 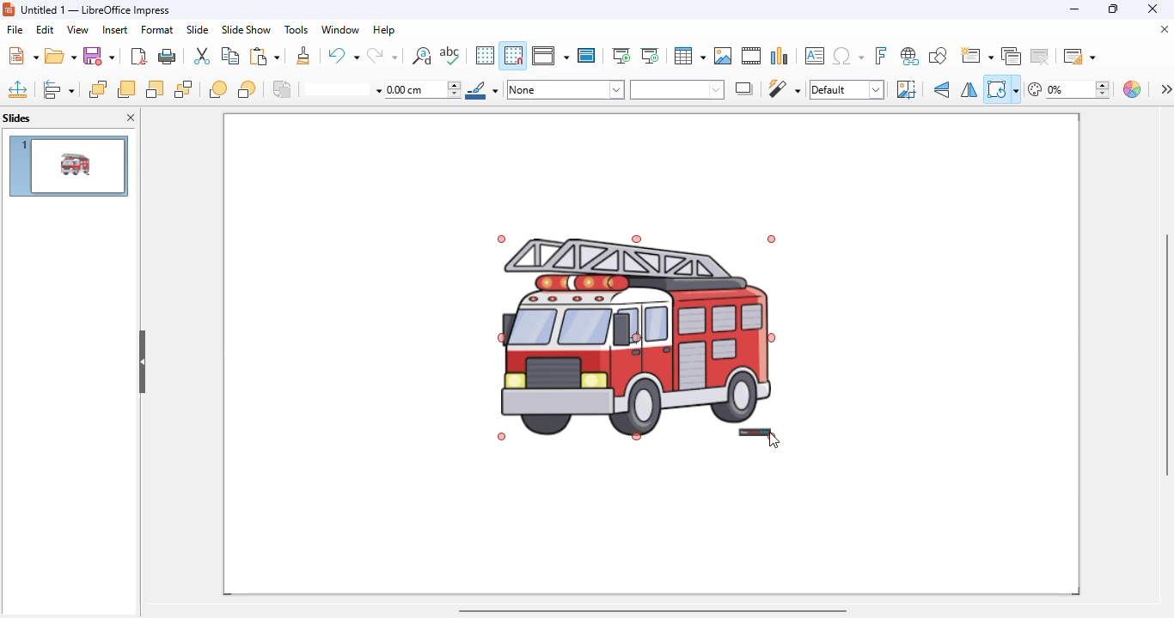 I want to click on close document, so click(x=1164, y=28).